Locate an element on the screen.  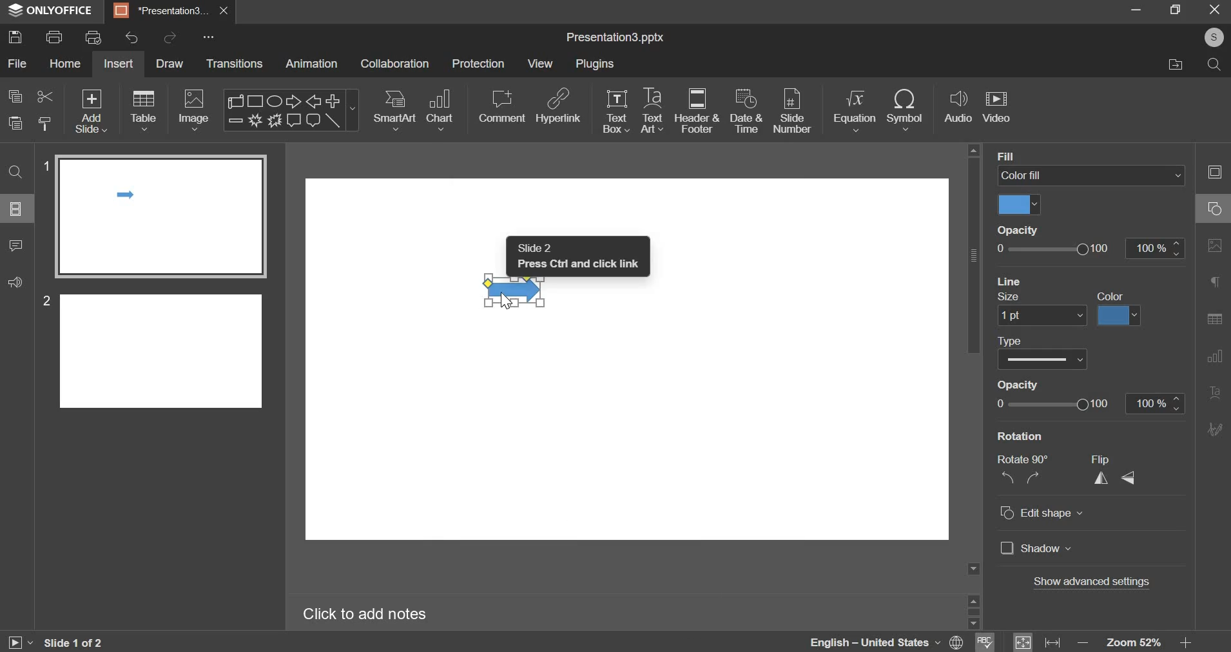
select line type is located at coordinates (1042, 359).